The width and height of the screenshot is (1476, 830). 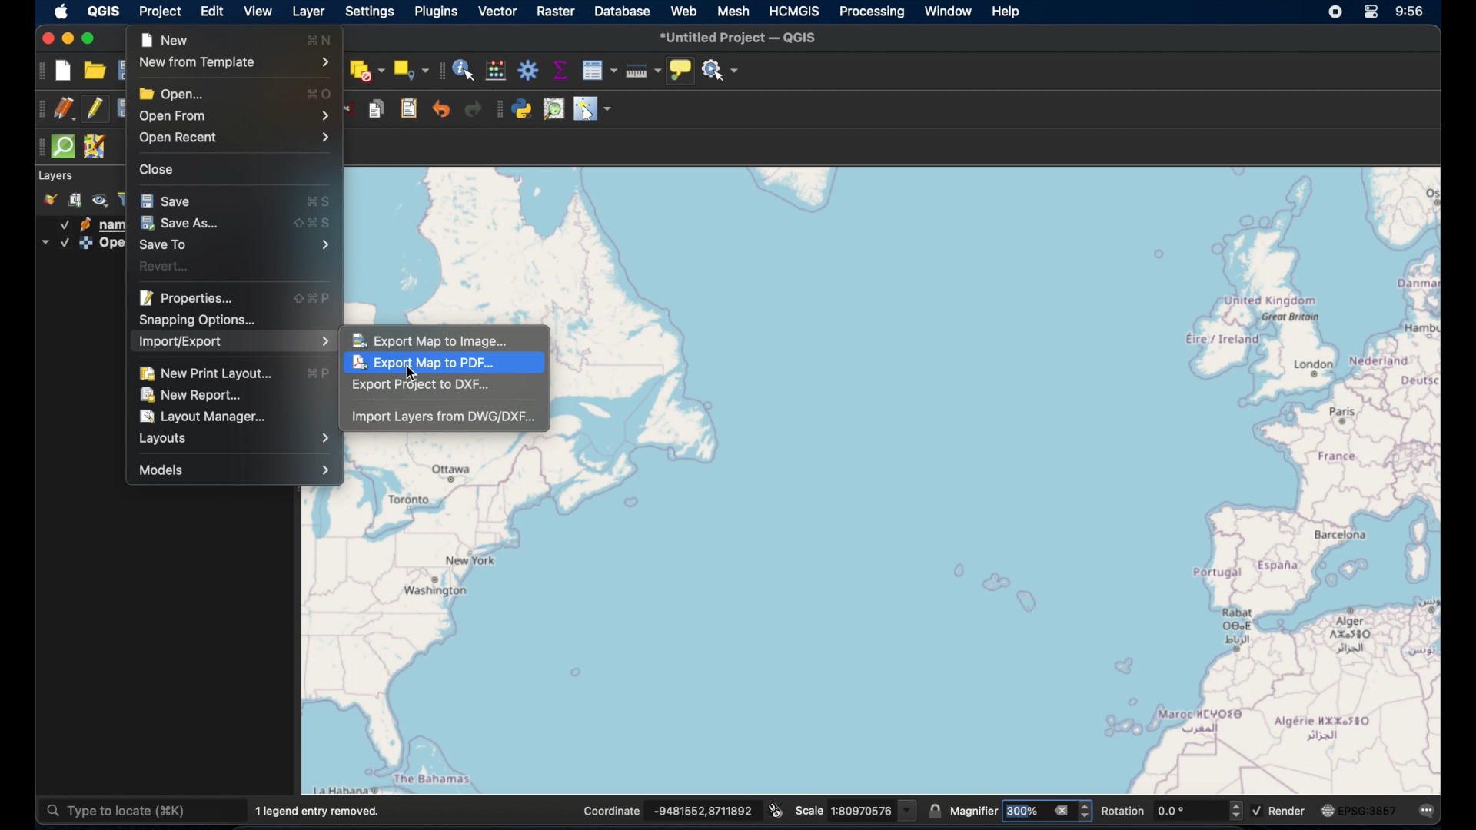 I want to click on HCMGIS, so click(x=794, y=11).